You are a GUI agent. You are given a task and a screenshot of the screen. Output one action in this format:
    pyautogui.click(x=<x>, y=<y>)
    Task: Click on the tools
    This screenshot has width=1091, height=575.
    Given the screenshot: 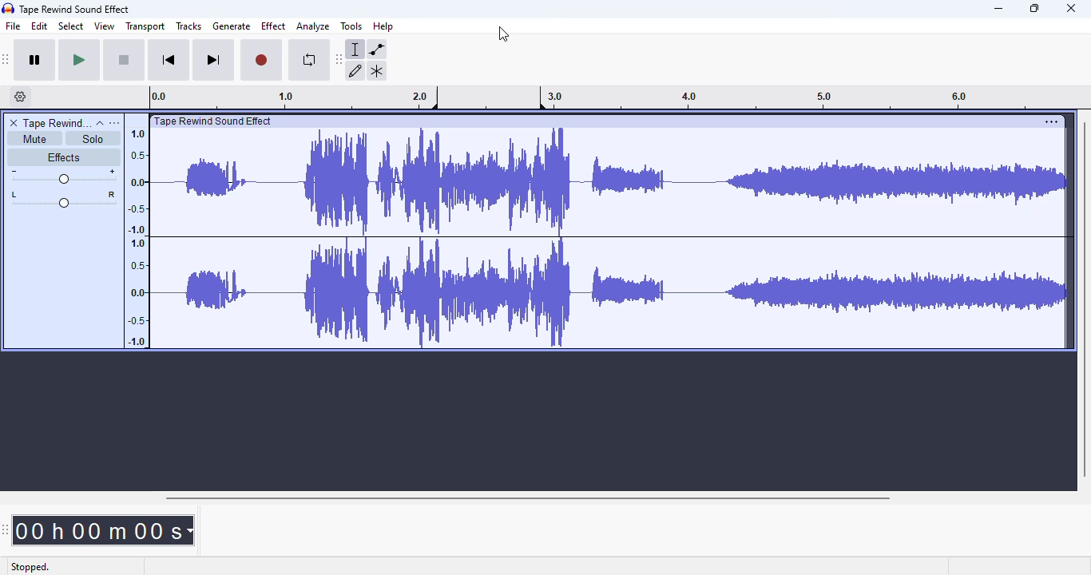 What is the action you would take?
    pyautogui.click(x=352, y=26)
    